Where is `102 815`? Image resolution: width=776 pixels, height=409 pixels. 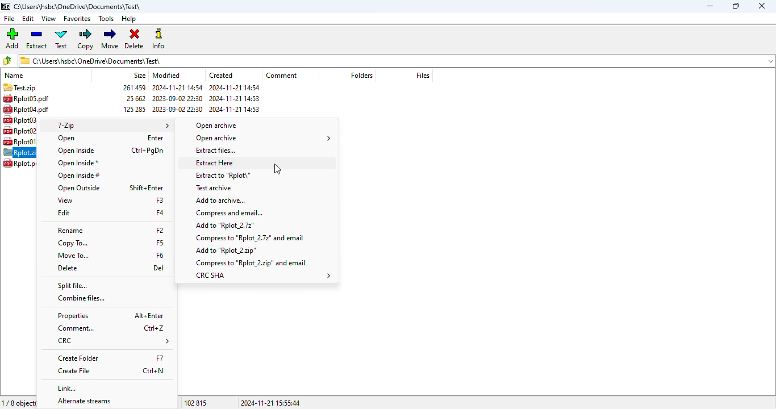 102 815 is located at coordinates (196, 403).